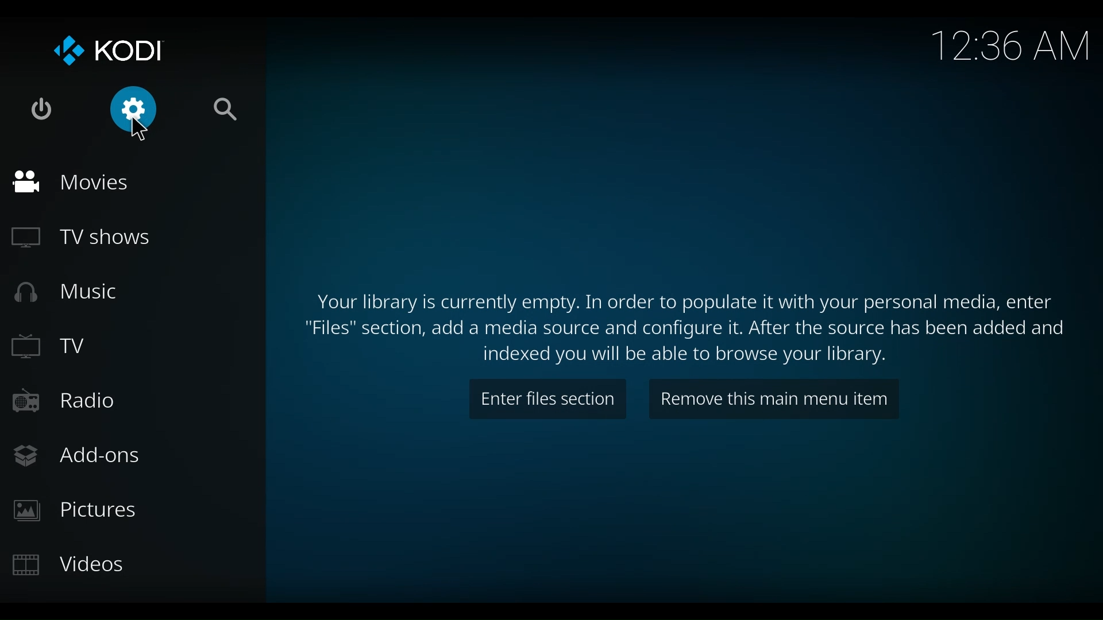  Describe the element at coordinates (63, 401) in the screenshot. I see `Radio` at that location.